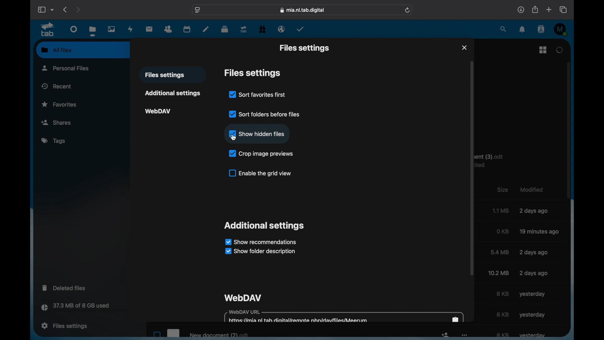  Describe the element at coordinates (65, 10) in the screenshot. I see `previous` at that location.